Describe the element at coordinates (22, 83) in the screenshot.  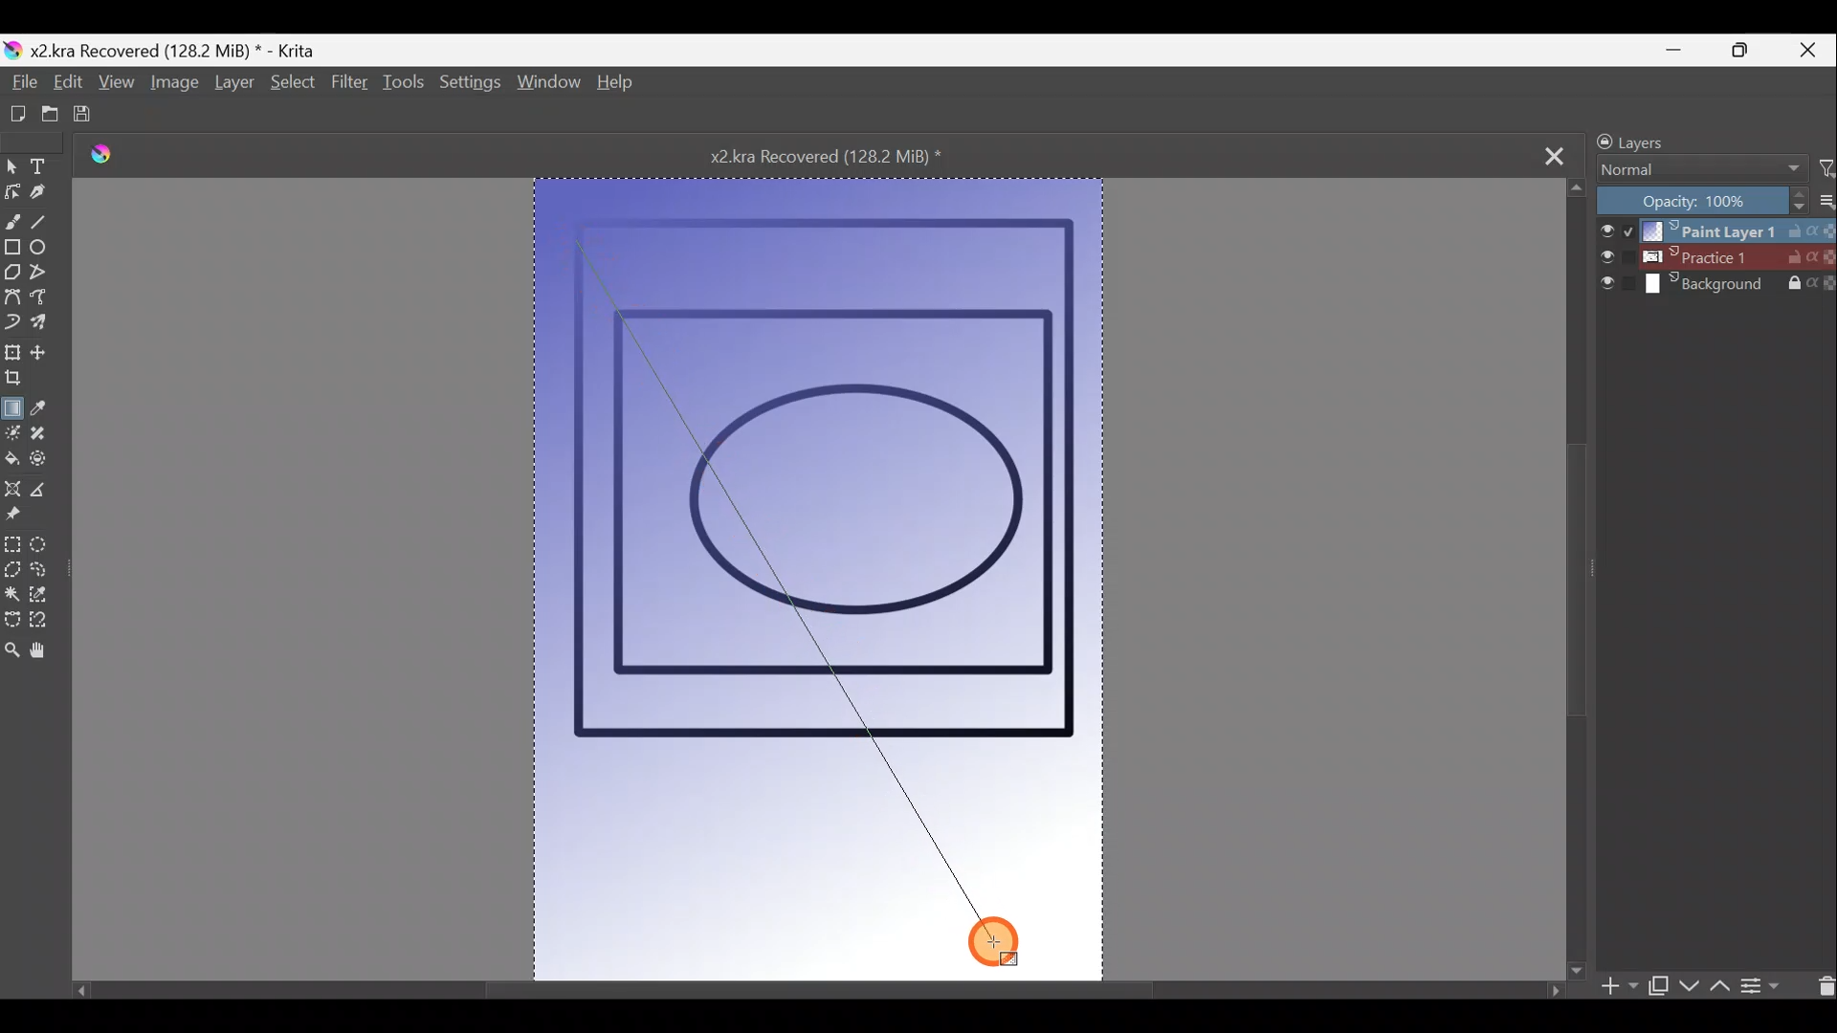
I see `File` at that location.